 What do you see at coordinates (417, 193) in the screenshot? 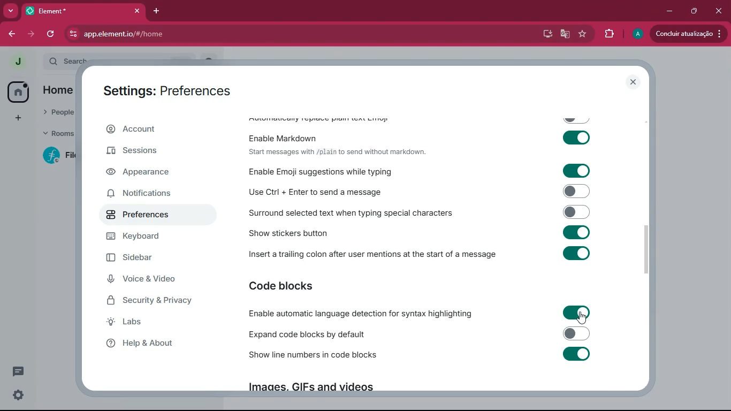
I see `Use Ctrl + Enter to send a message` at bounding box center [417, 193].